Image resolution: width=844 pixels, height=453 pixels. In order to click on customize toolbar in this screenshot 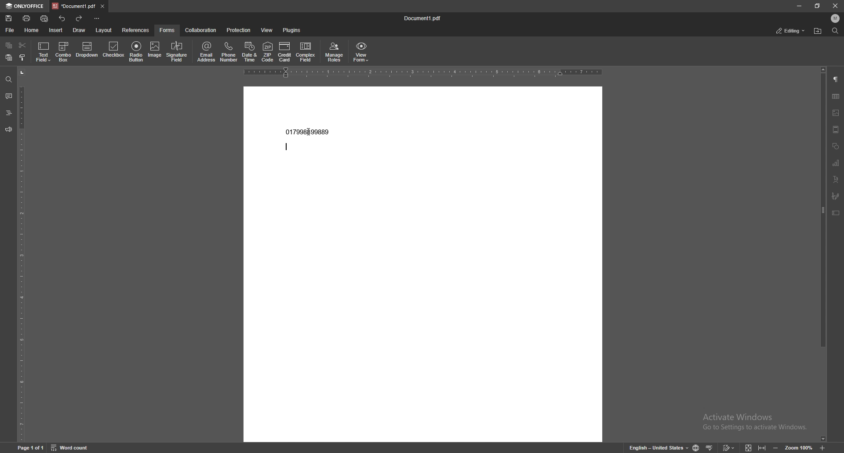, I will do `click(97, 19)`.